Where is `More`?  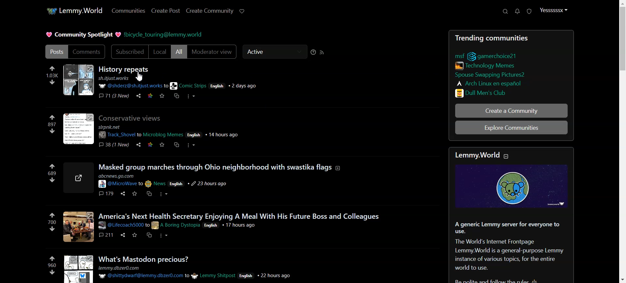 More is located at coordinates (191, 145).